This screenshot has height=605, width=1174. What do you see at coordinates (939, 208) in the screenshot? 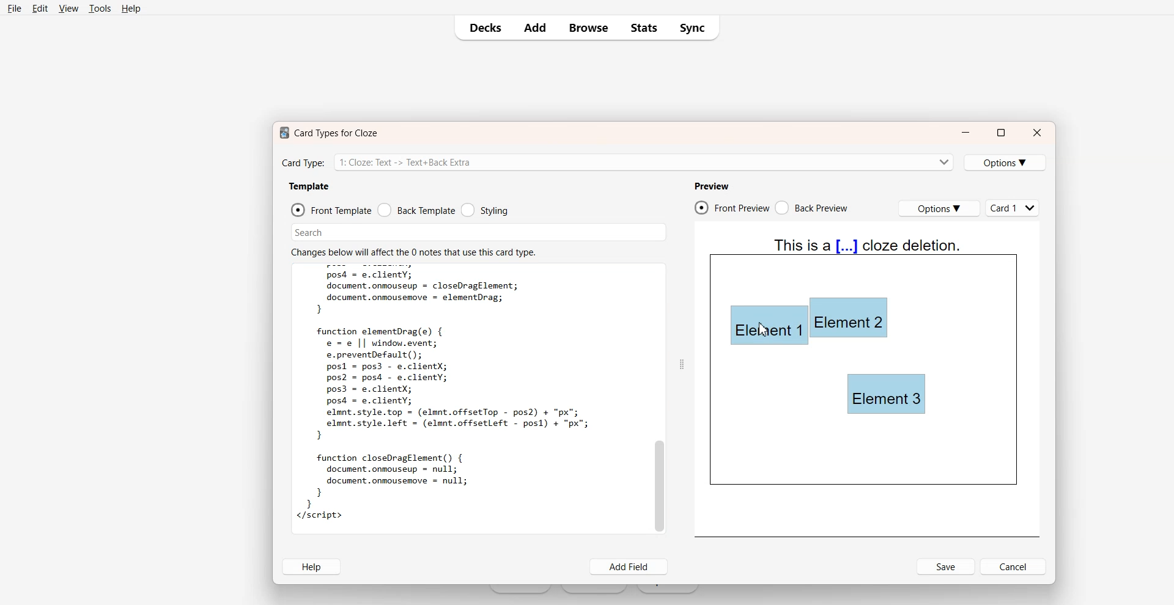
I see `Options` at bounding box center [939, 208].